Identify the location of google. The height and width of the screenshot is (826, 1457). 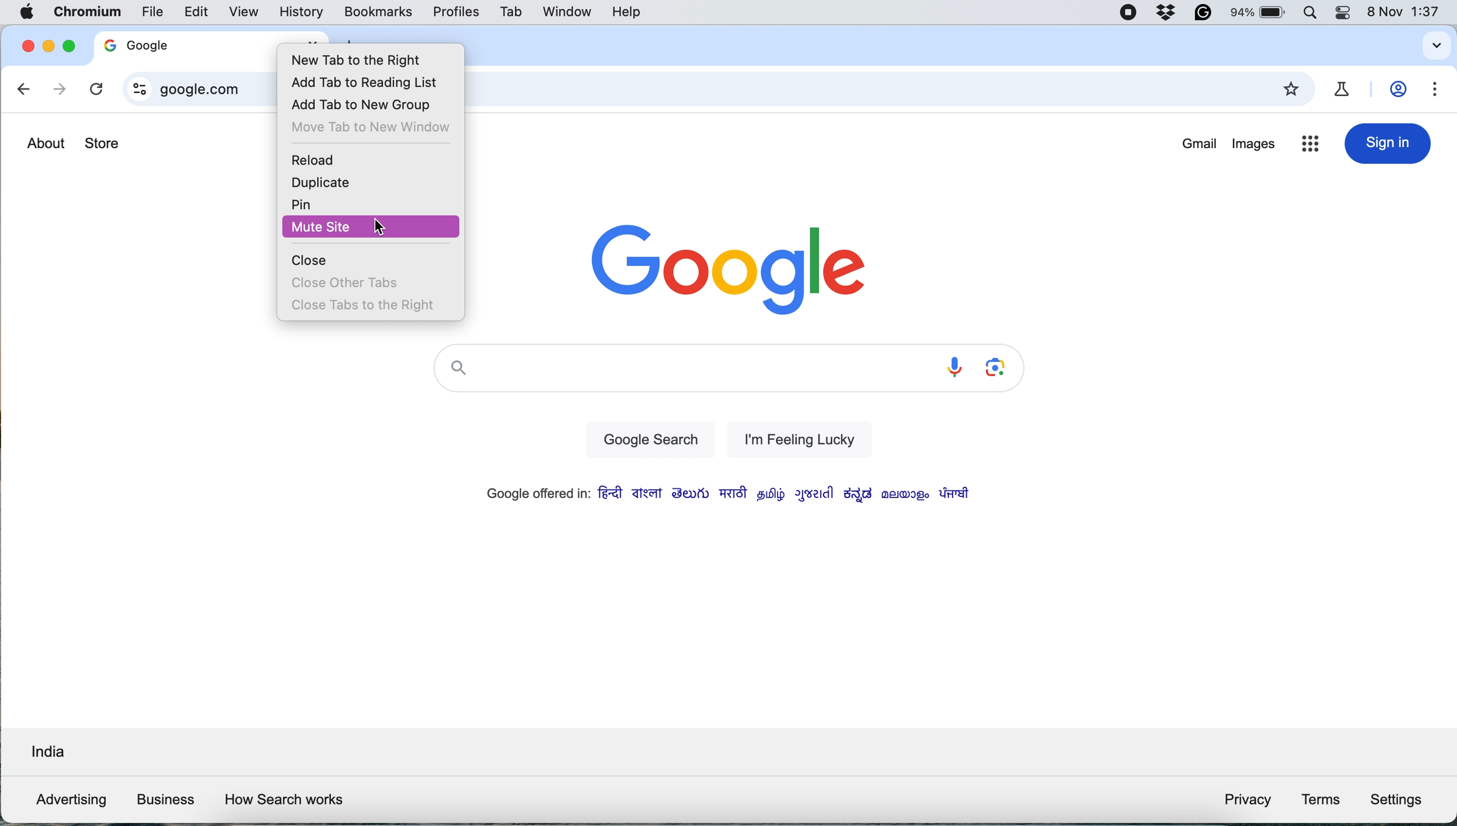
(730, 266).